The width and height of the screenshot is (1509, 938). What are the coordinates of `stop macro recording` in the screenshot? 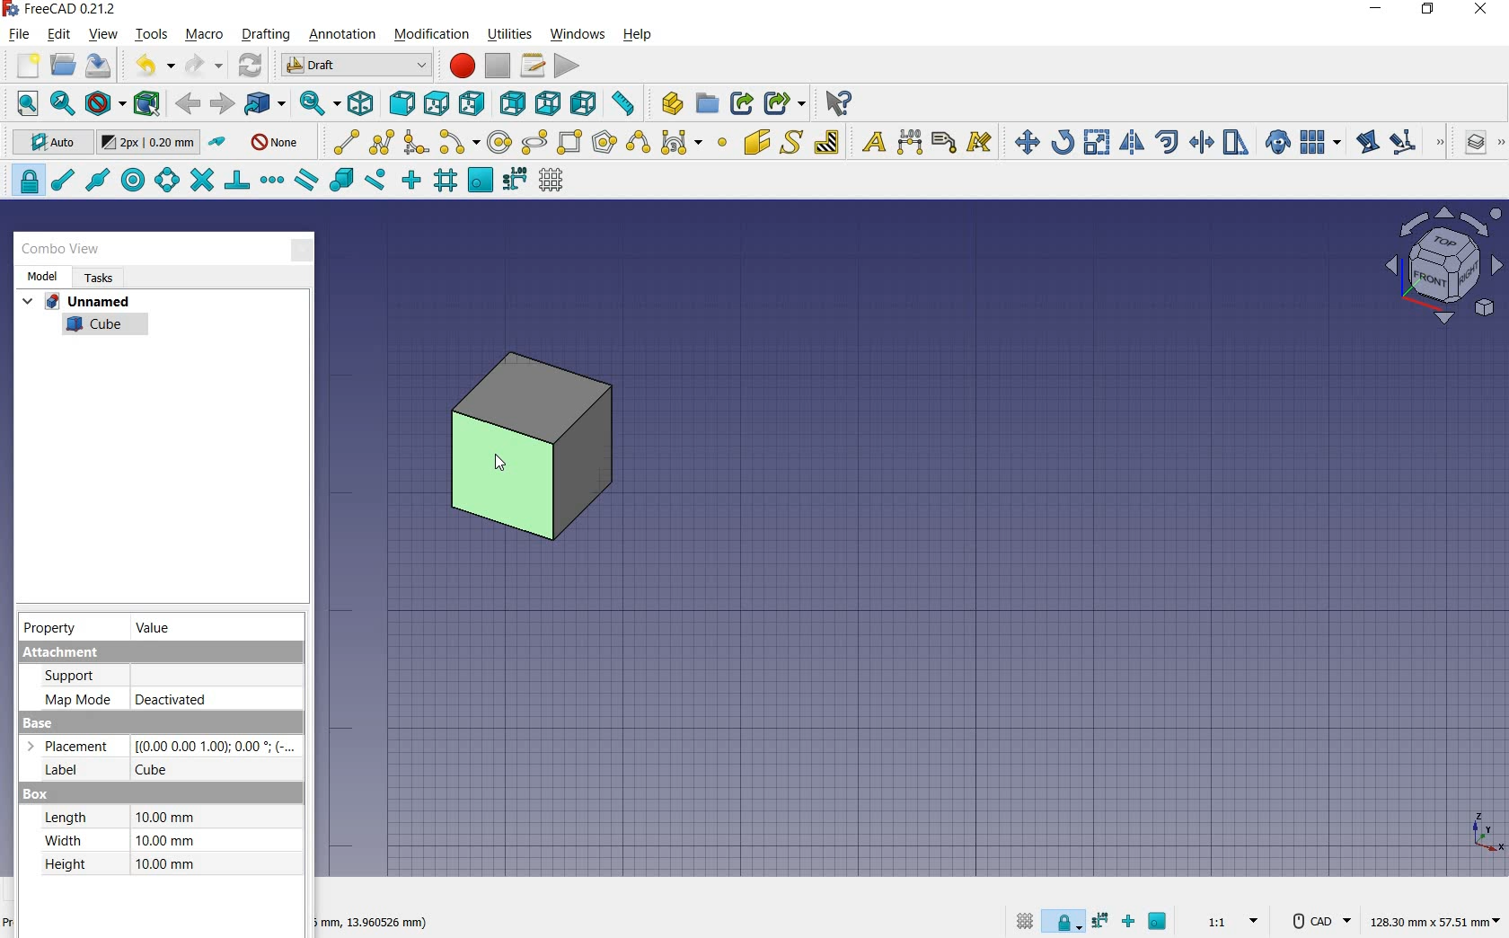 It's located at (495, 67).